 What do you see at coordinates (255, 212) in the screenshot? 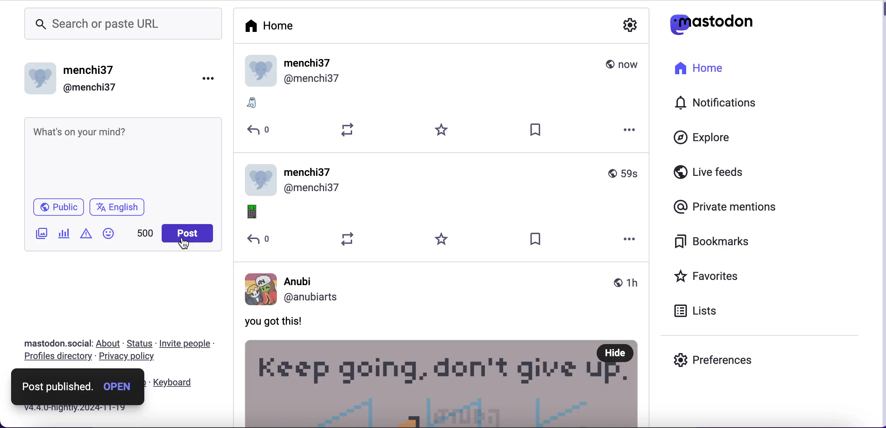
I see `emoji` at bounding box center [255, 212].